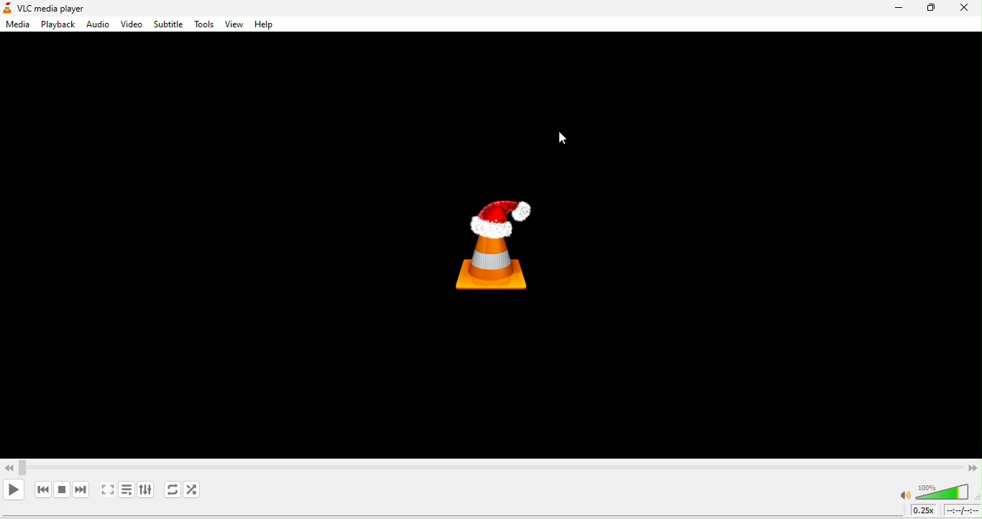  What do you see at coordinates (57, 9) in the screenshot?
I see `vlc media player` at bounding box center [57, 9].